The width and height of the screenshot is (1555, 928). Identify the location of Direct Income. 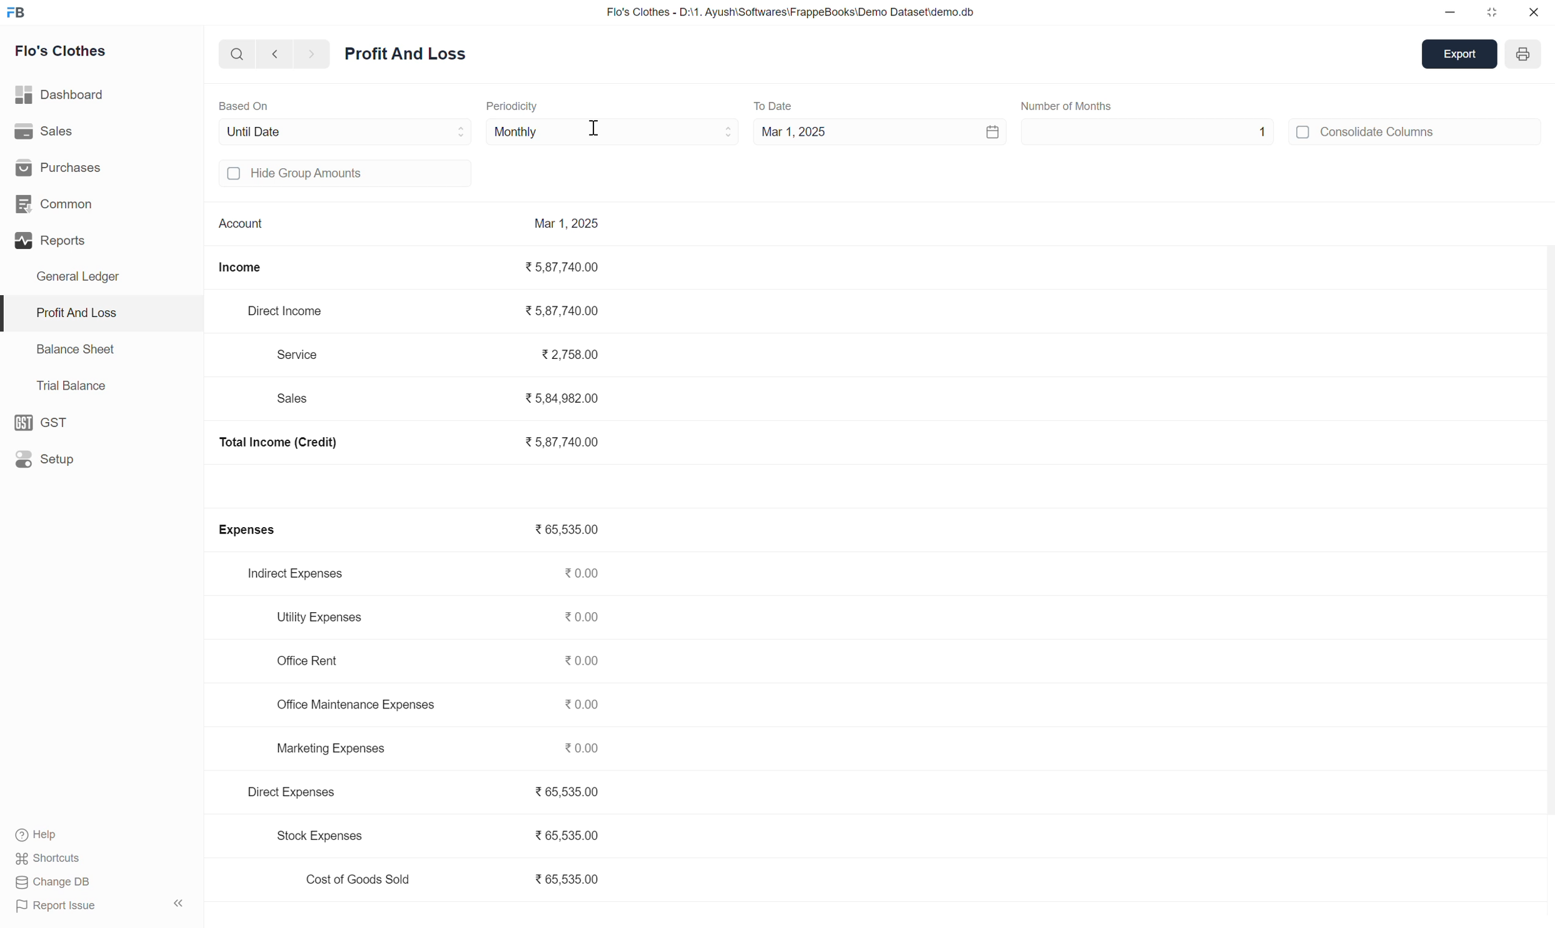
(289, 310).